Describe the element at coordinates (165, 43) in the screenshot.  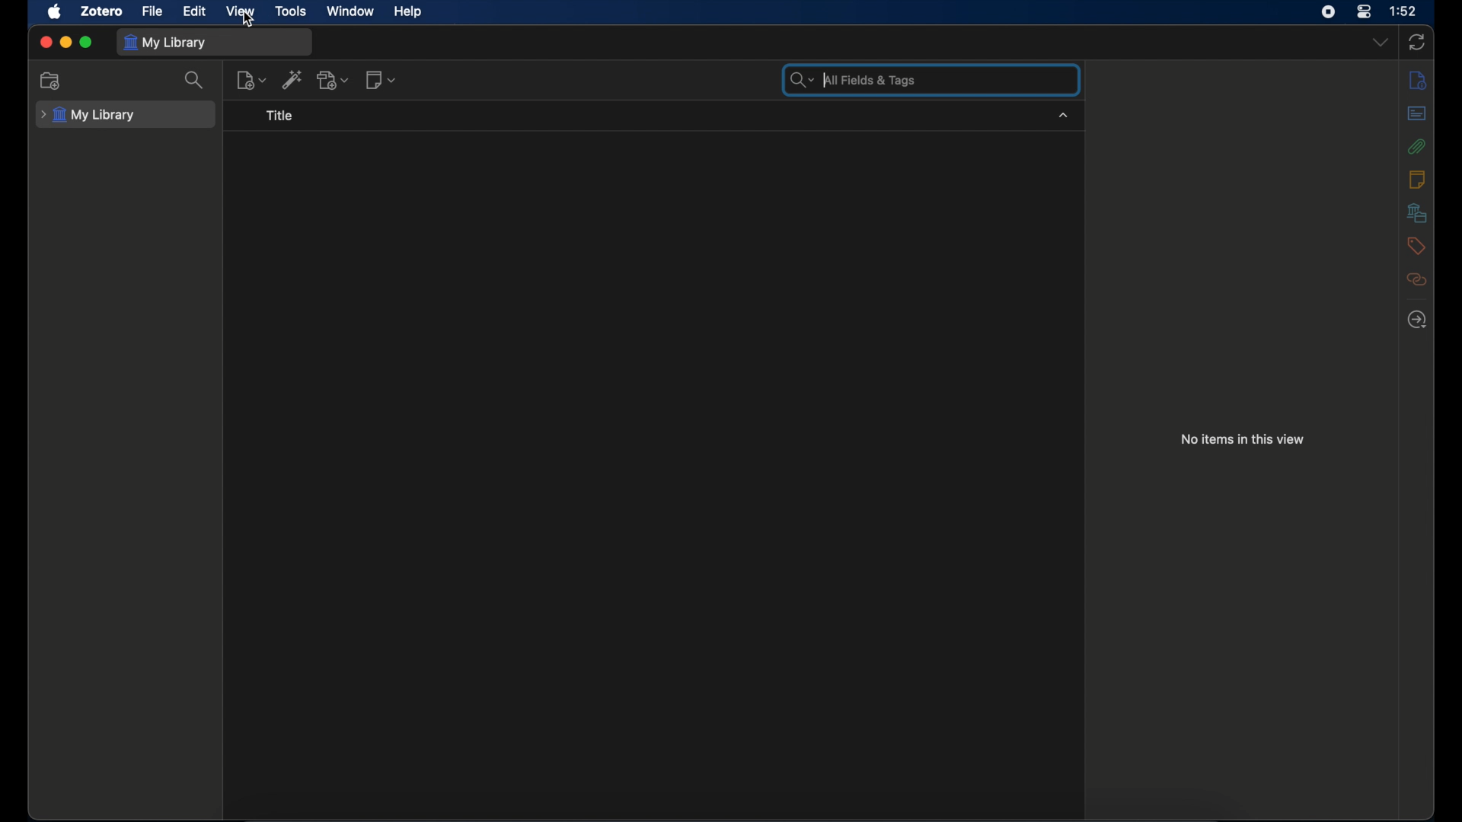
I see `my library` at that location.